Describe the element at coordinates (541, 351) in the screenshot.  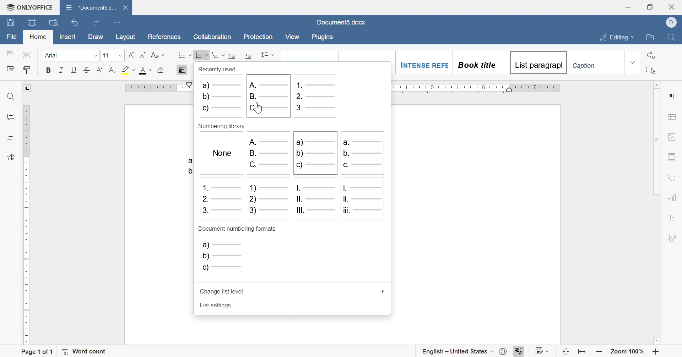
I see `track changes` at that location.